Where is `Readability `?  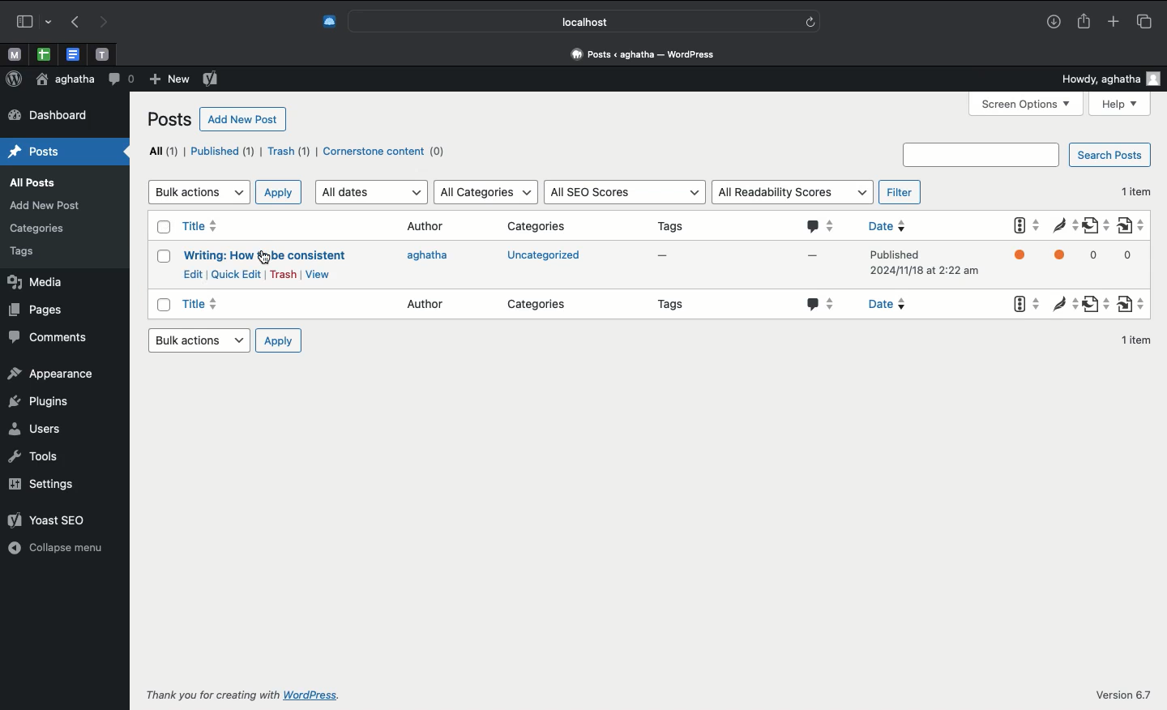
Readability  is located at coordinates (1064, 226).